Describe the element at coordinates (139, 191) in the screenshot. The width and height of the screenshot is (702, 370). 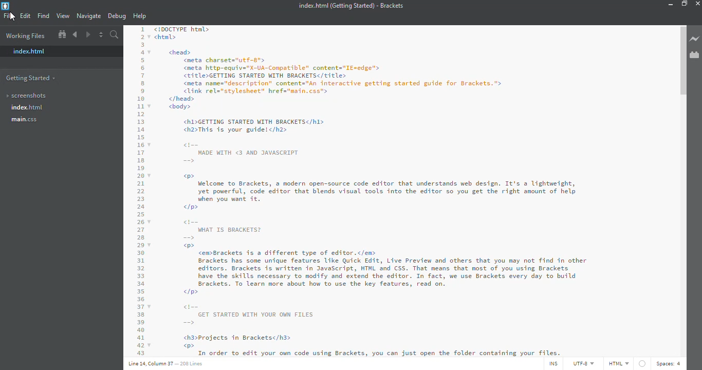
I see `code line` at that location.